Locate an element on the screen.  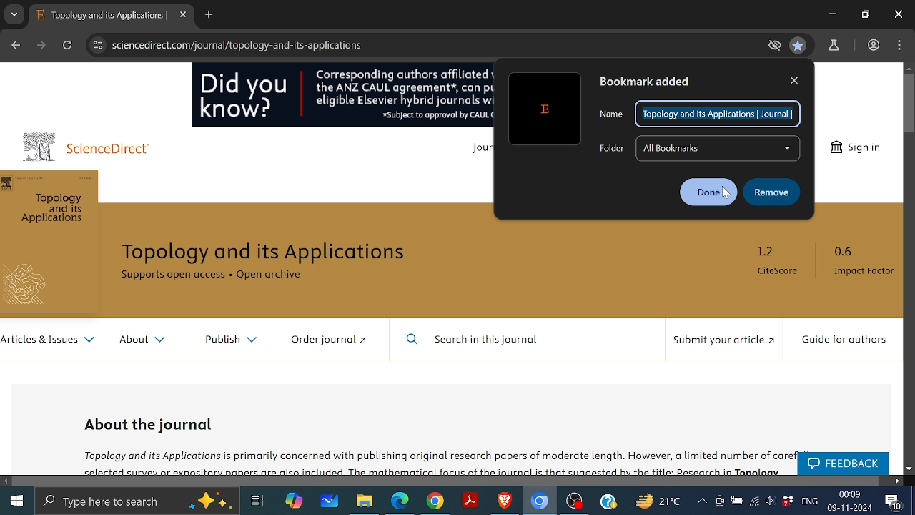
logo is located at coordinates (39, 146).